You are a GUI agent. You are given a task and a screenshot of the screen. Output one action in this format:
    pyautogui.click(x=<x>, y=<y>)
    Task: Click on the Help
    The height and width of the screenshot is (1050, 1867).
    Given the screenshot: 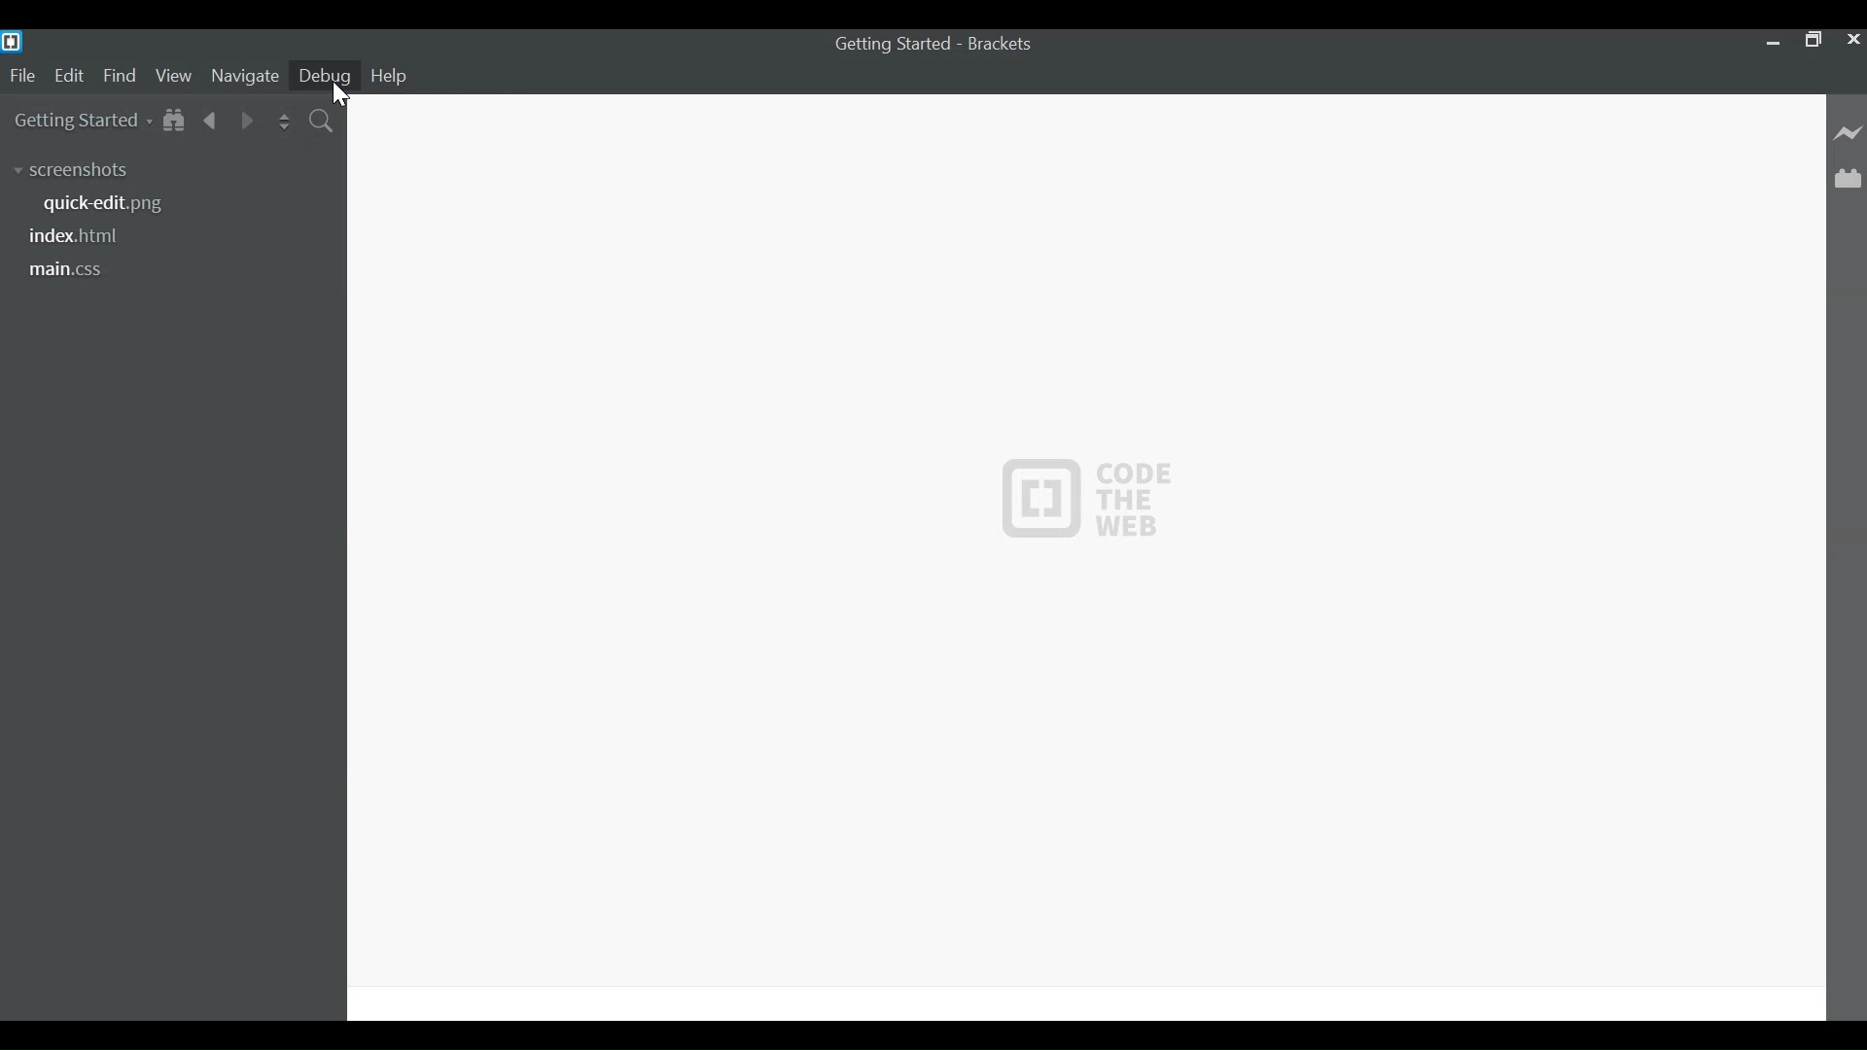 What is the action you would take?
    pyautogui.click(x=392, y=75)
    